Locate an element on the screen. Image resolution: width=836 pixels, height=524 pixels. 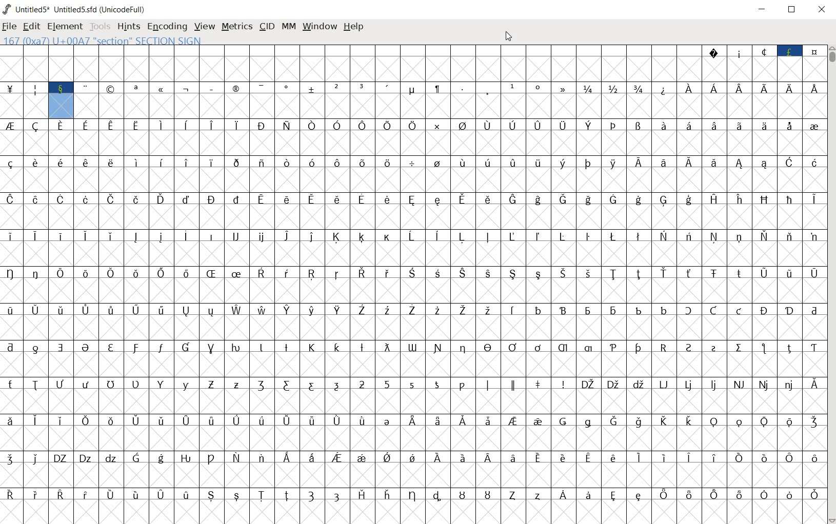
edit is located at coordinates (31, 25).